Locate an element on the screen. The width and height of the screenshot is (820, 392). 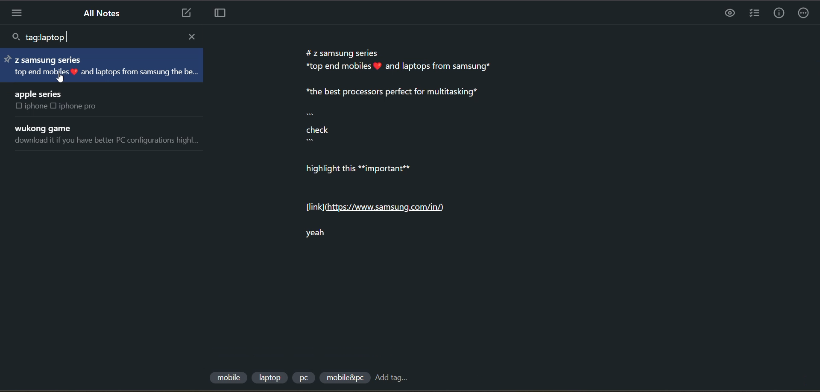
laptop is located at coordinates (270, 376).